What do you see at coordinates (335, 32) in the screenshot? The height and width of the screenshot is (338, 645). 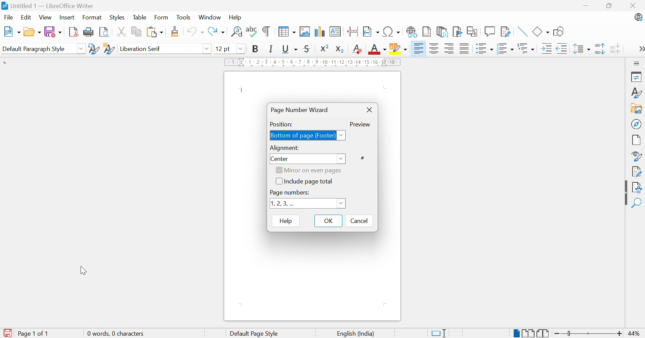 I see `Insert textbox` at bounding box center [335, 32].